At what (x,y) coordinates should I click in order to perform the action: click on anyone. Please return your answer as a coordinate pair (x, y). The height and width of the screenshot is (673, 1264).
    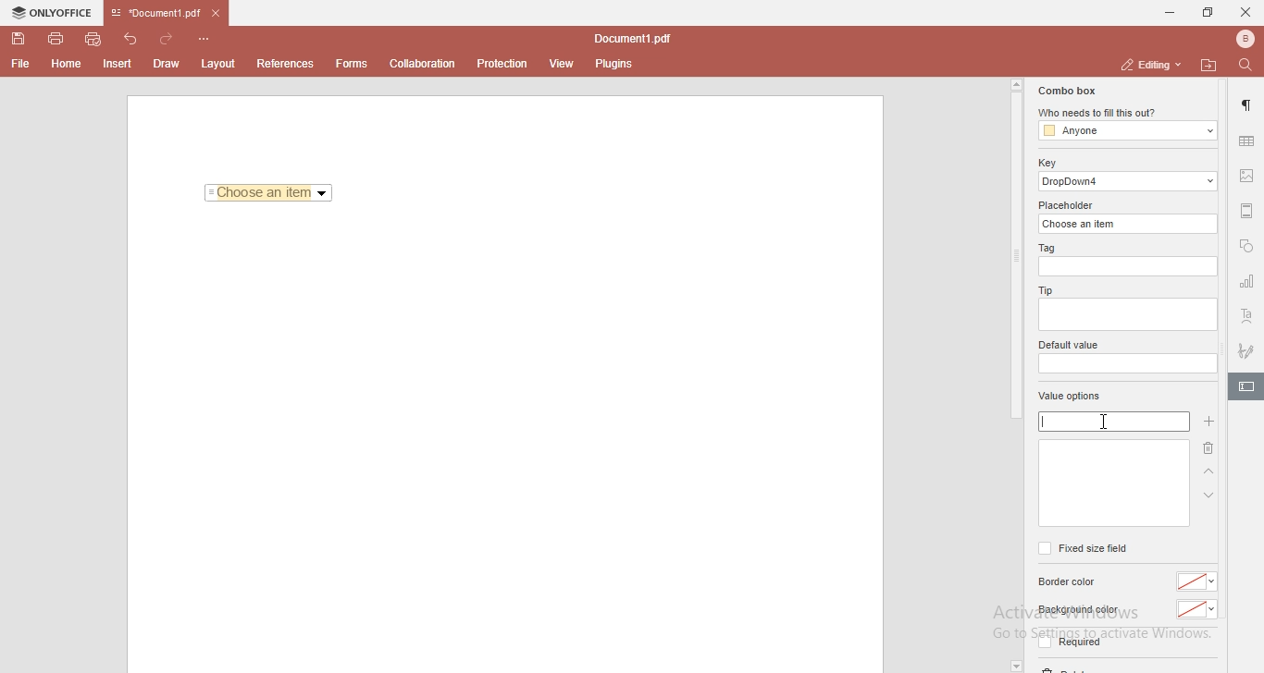
    Looking at the image, I should click on (1126, 131).